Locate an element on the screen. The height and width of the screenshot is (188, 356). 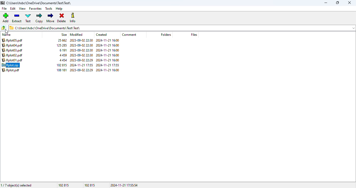
C:\Users\hsbc\OneDrive\Documents\Test\Test\ is located at coordinates (39, 3).